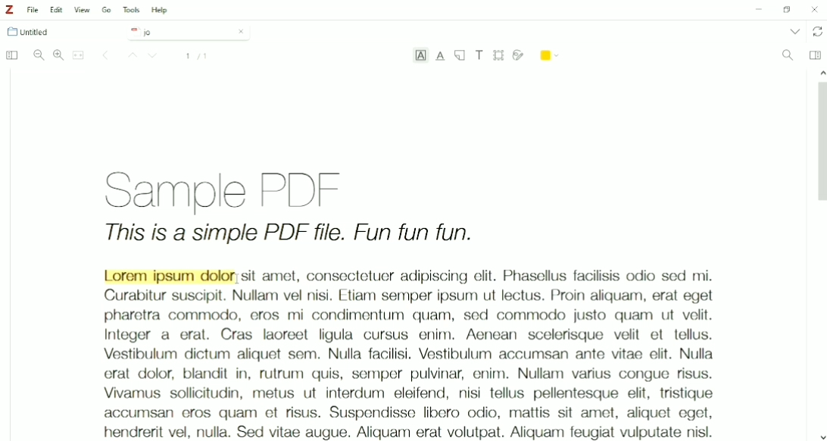 The width and height of the screenshot is (827, 441). I want to click on Restore down, so click(786, 10).